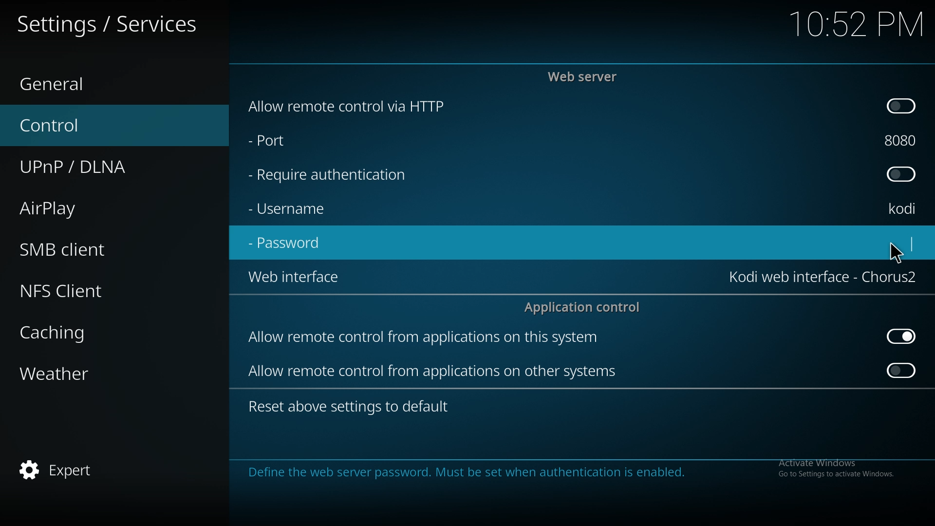  What do you see at coordinates (585, 76) in the screenshot?
I see `web server` at bounding box center [585, 76].